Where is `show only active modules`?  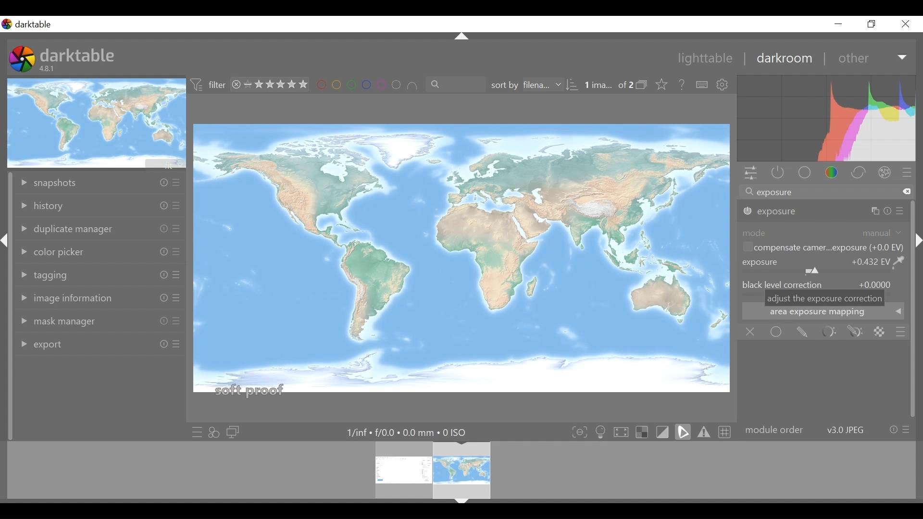 show only active modules is located at coordinates (775, 173).